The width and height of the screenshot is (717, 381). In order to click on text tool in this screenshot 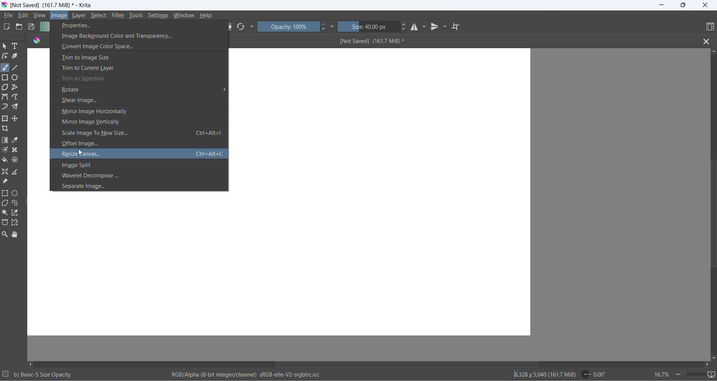, I will do `click(16, 47)`.